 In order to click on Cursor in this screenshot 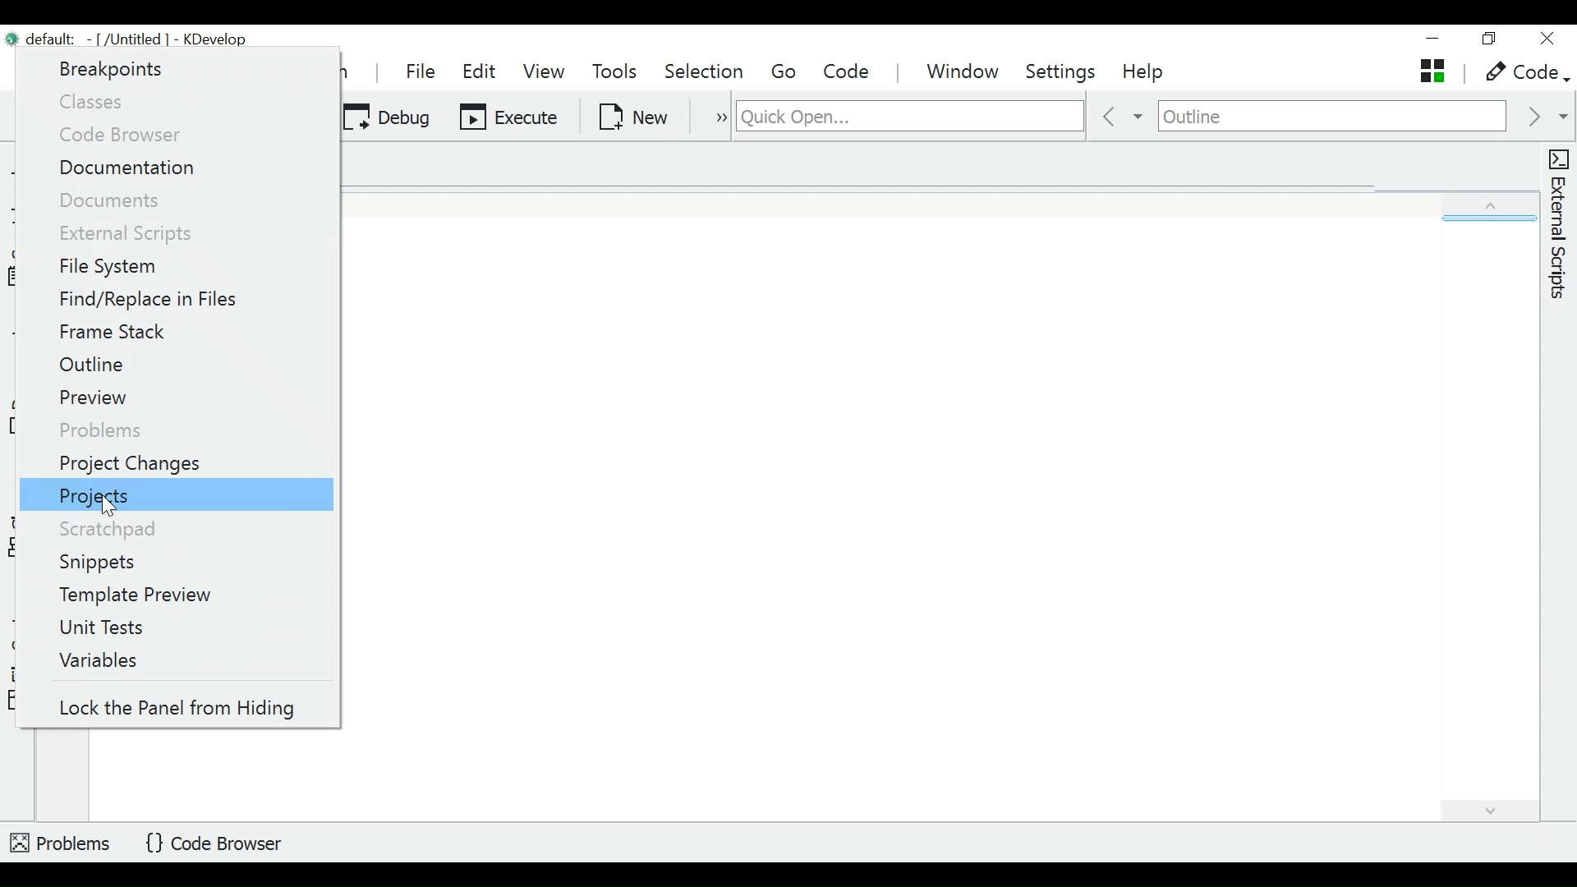, I will do `click(106, 508)`.